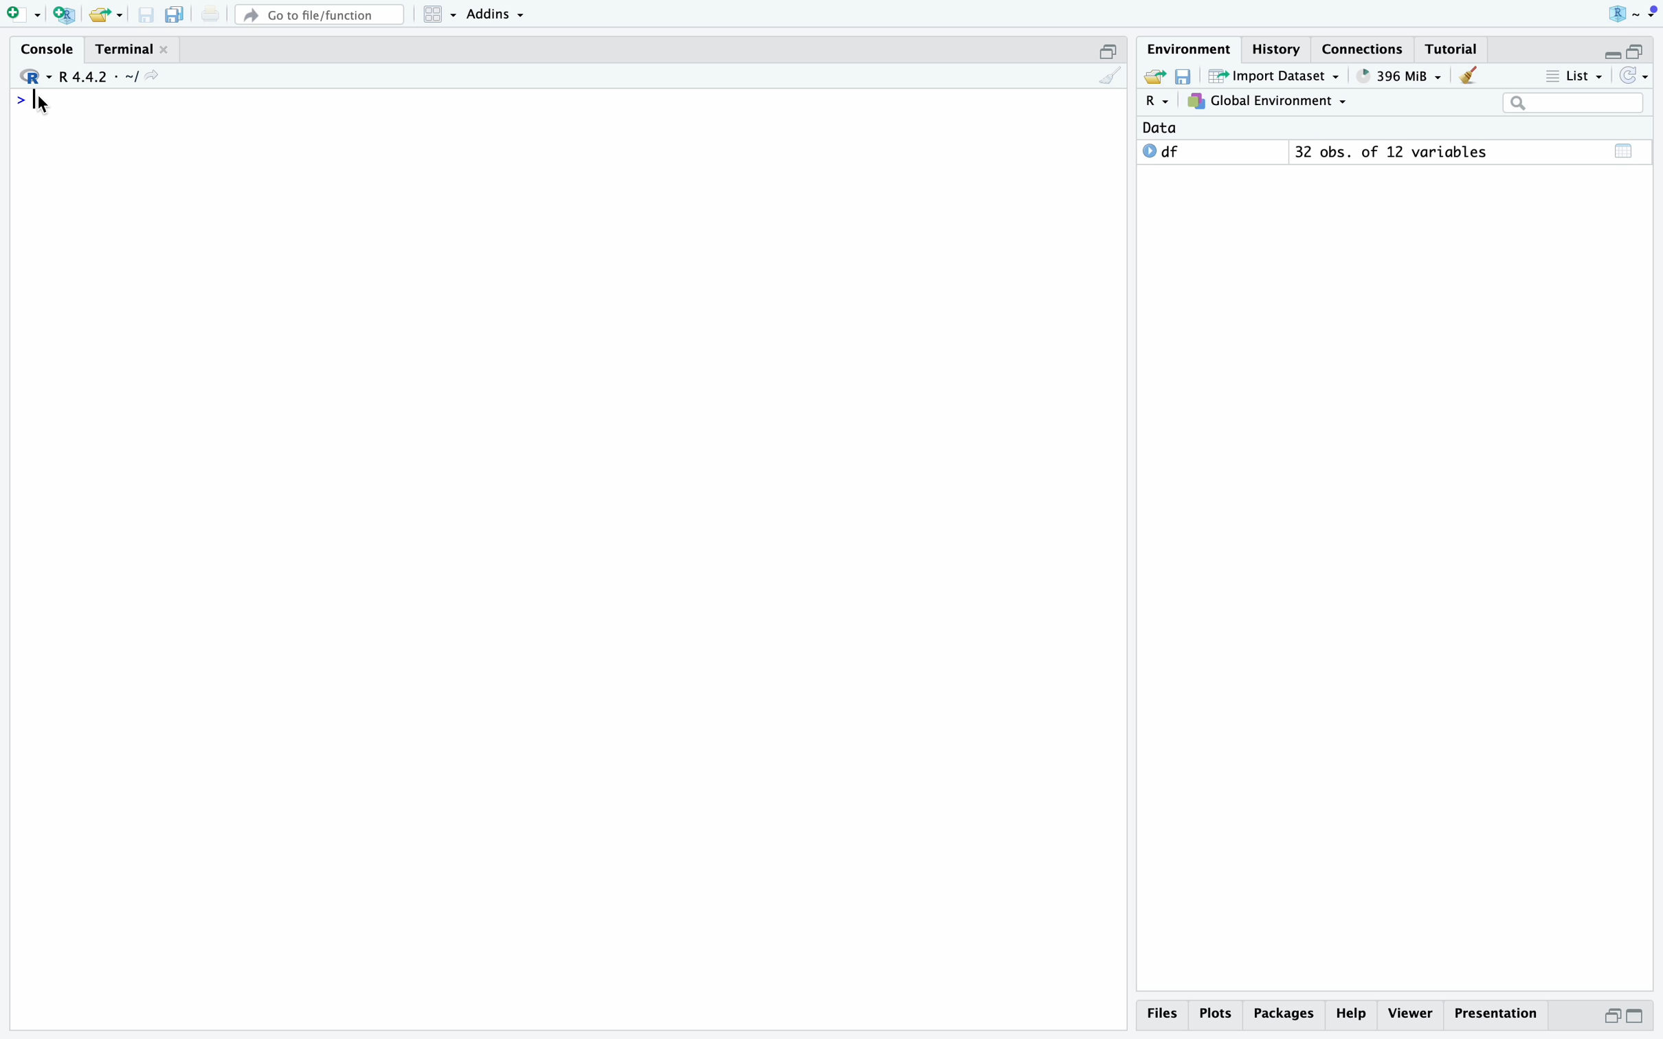  What do you see at coordinates (1277, 49) in the screenshot?
I see `history` at bounding box center [1277, 49].